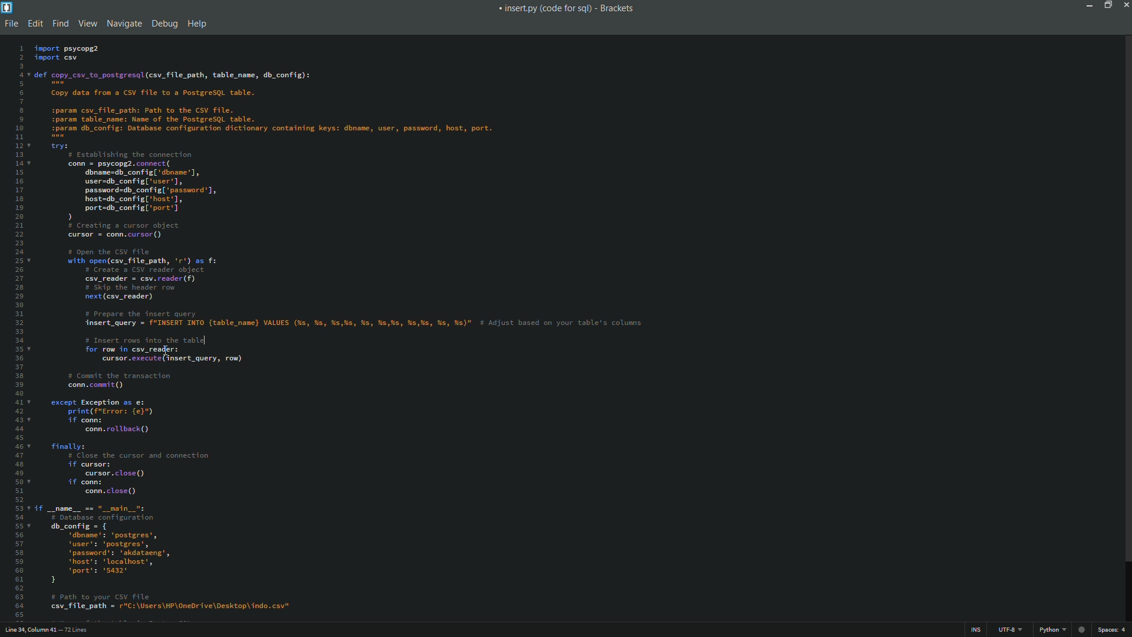 This screenshot has width=1132, height=637. I want to click on navigate menu, so click(123, 24).